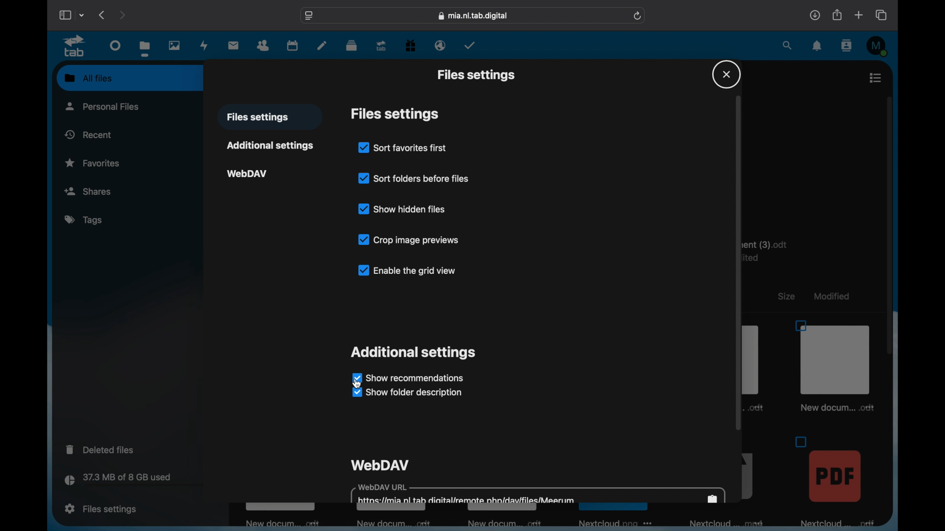 This screenshot has height=531, width=945. I want to click on new tab, so click(859, 15).